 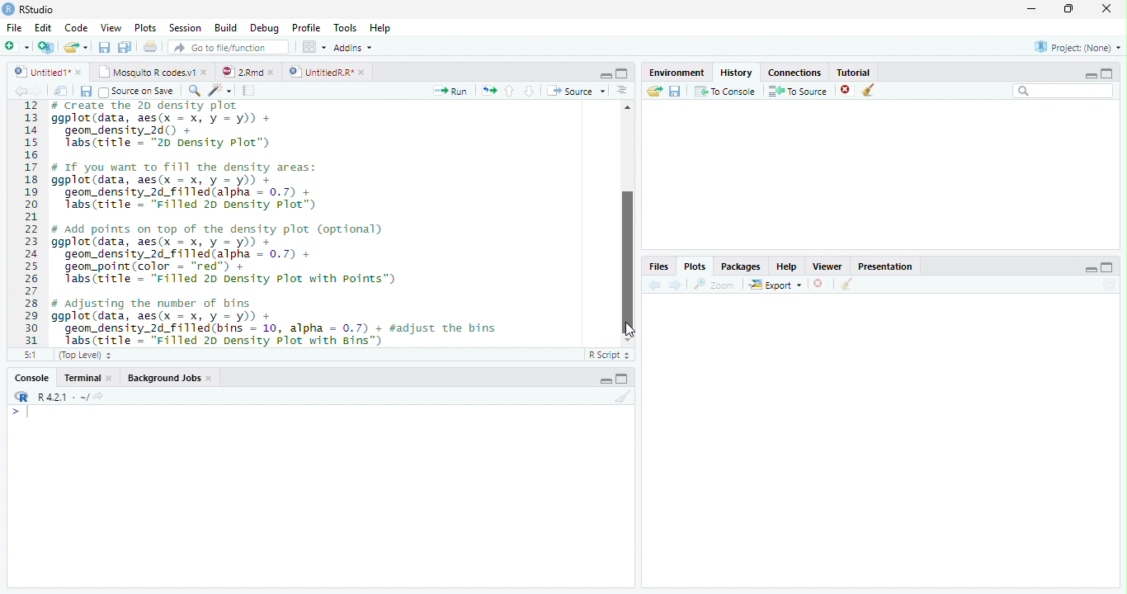 I want to click on Help, so click(x=786, y=268).